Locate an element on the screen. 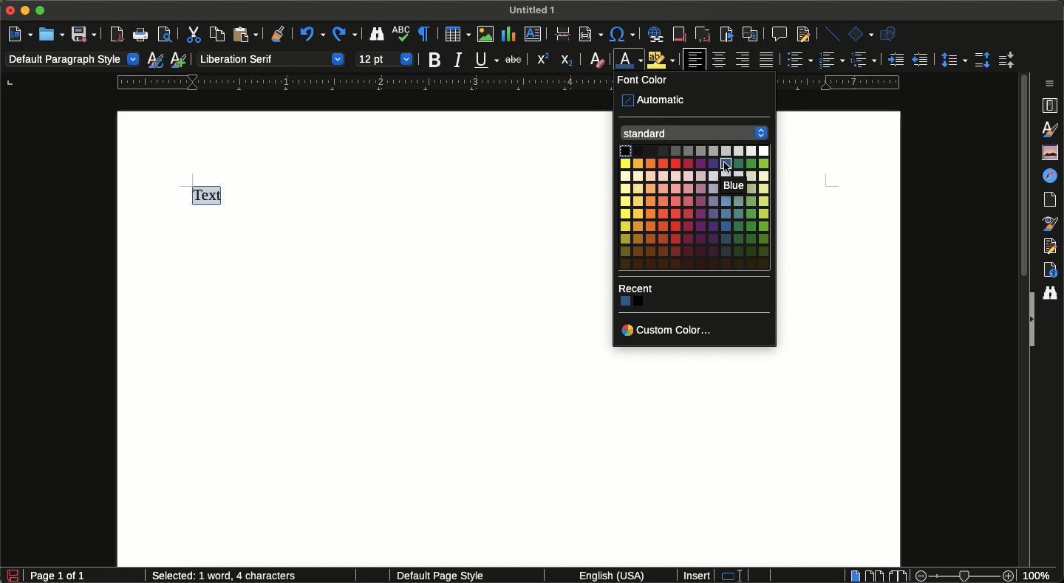 This screenshot has width=1064, height=583. Manage changes is located at coordinates (1053, 246).